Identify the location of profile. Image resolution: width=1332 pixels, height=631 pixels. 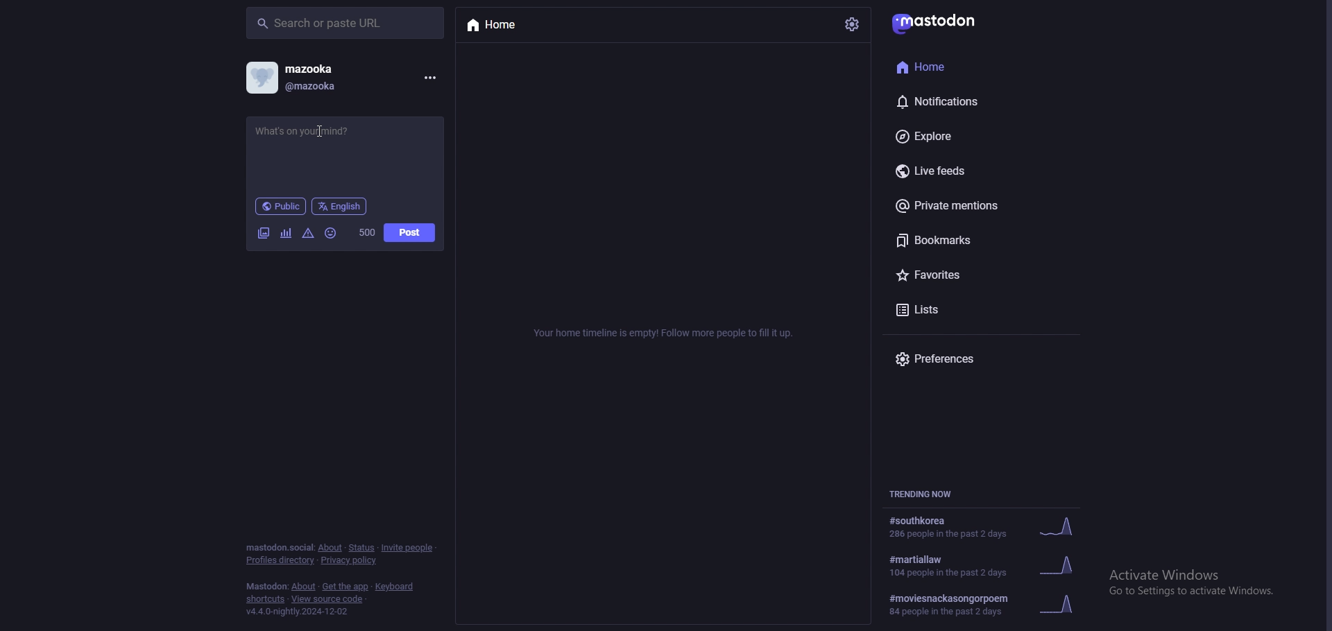
(291, 77).